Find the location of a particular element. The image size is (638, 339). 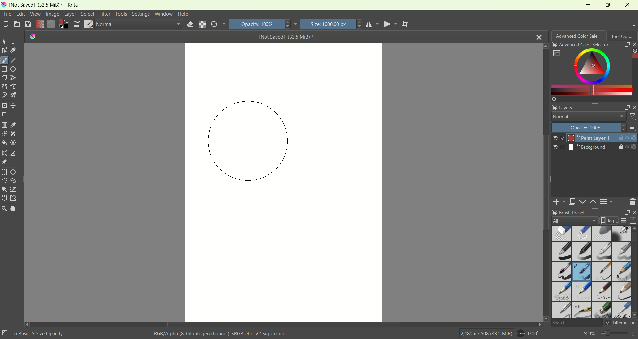

pencil 1 is located at coordinates (621, 271).